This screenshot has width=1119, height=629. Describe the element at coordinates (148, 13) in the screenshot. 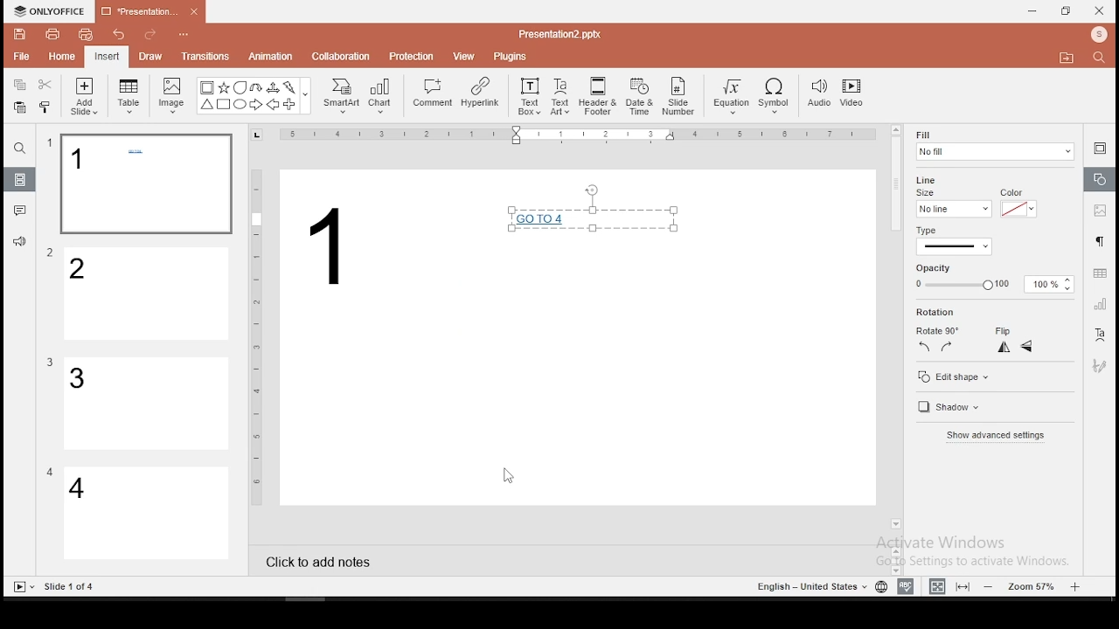

I see `presentation` at that location.